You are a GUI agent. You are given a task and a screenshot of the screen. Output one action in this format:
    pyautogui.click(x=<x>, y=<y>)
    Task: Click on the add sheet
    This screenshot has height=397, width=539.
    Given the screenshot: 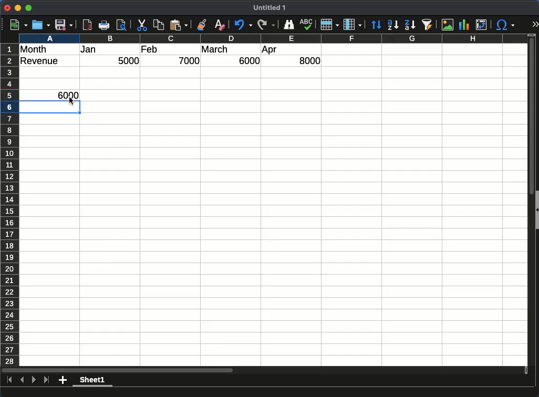 What is the action you would take?
    pyautogui.click(x=63, y=380)
    